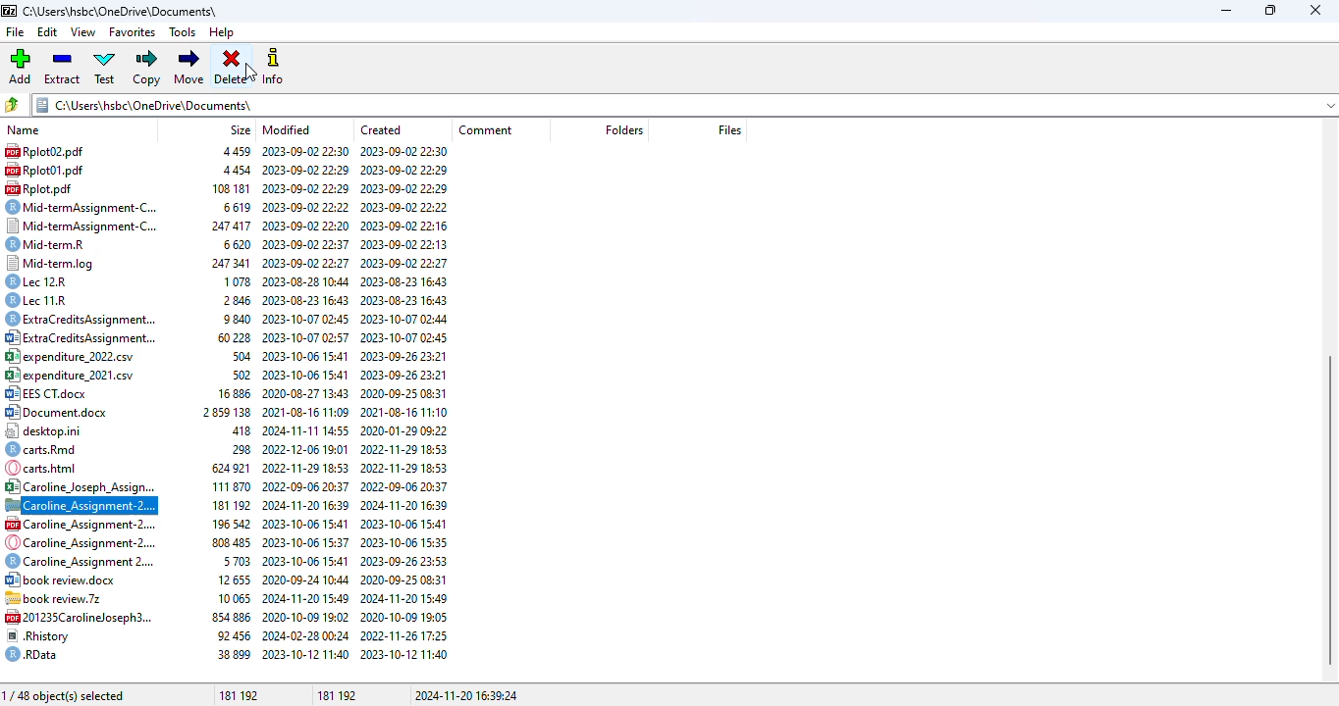  I want to click on file, so click(15, 33).